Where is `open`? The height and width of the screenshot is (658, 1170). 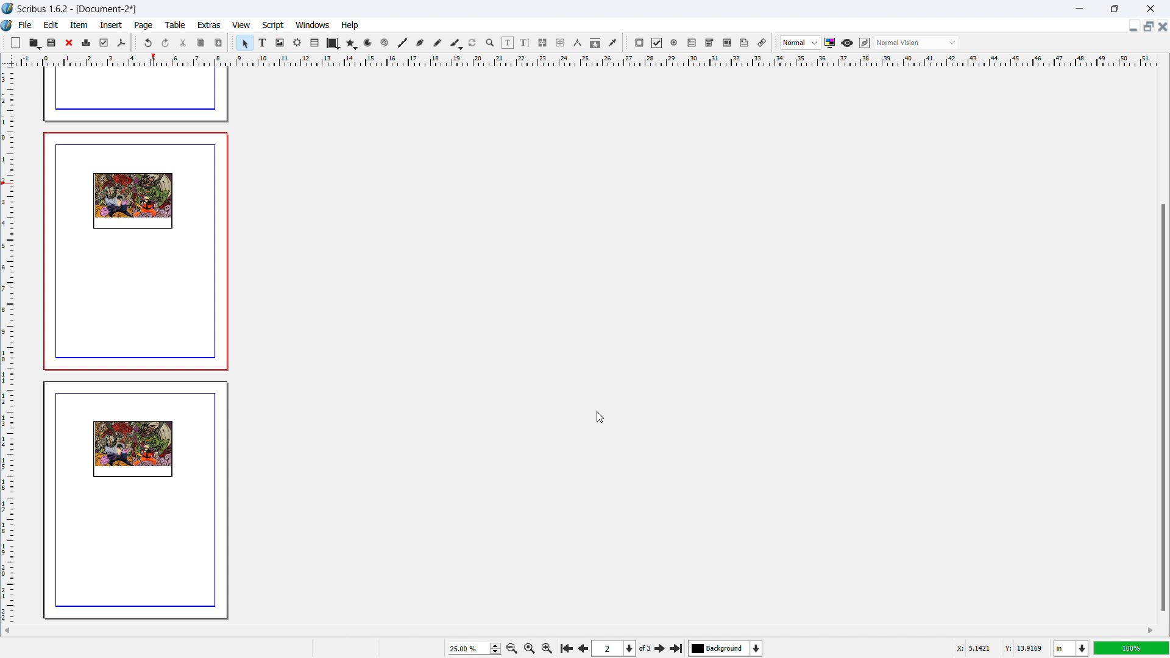
open is located at coordinates (34, 43).